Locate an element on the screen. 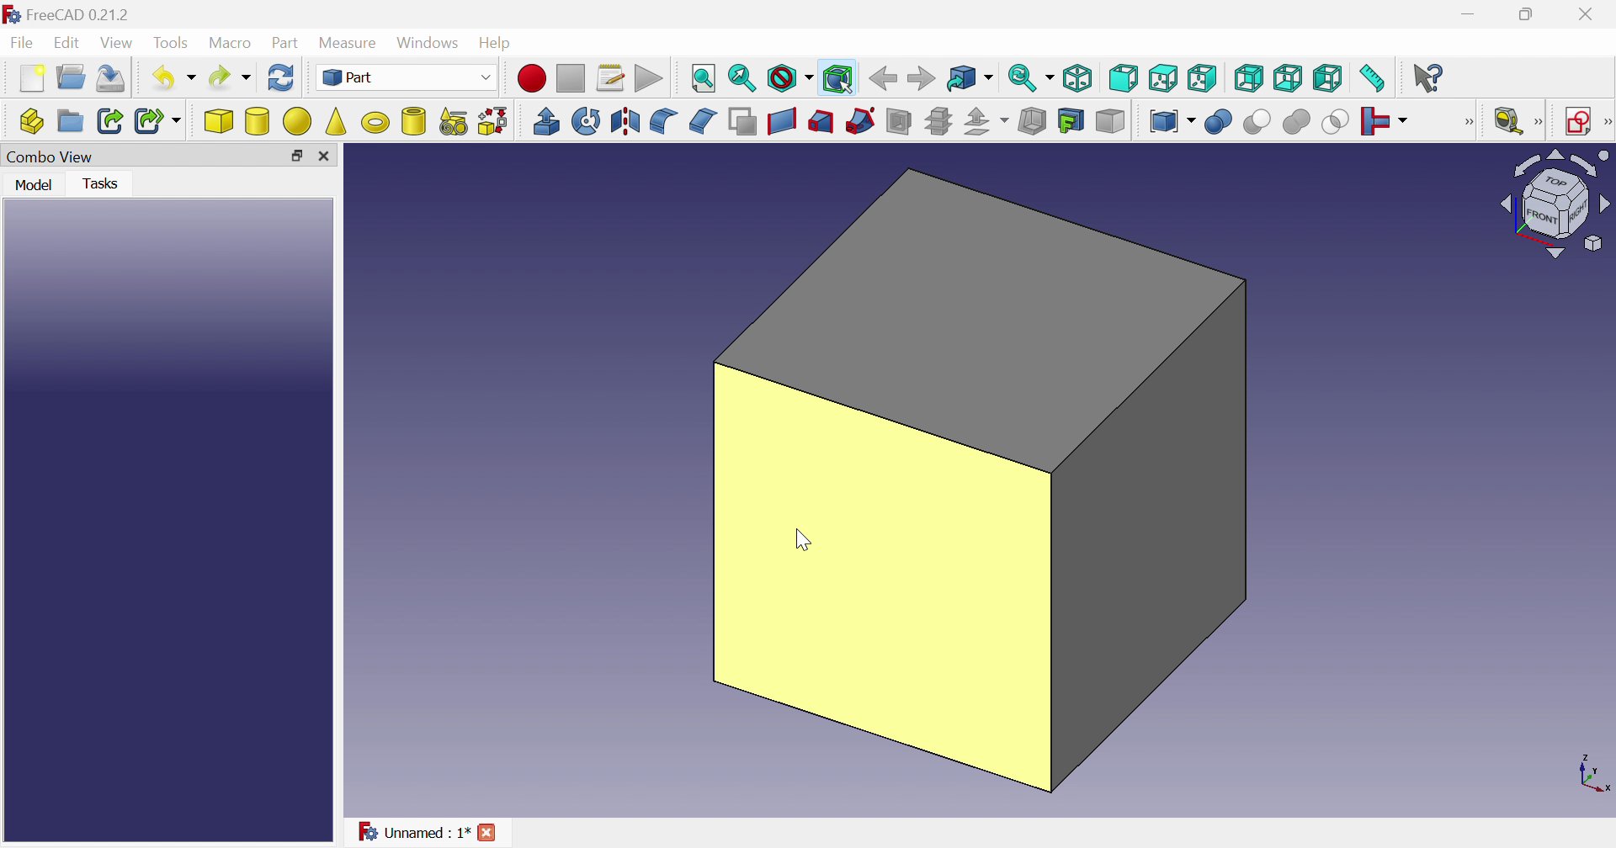 The height and width of the screenshot is (848, 1616). Fillet... is located at coordinates (663, 121).